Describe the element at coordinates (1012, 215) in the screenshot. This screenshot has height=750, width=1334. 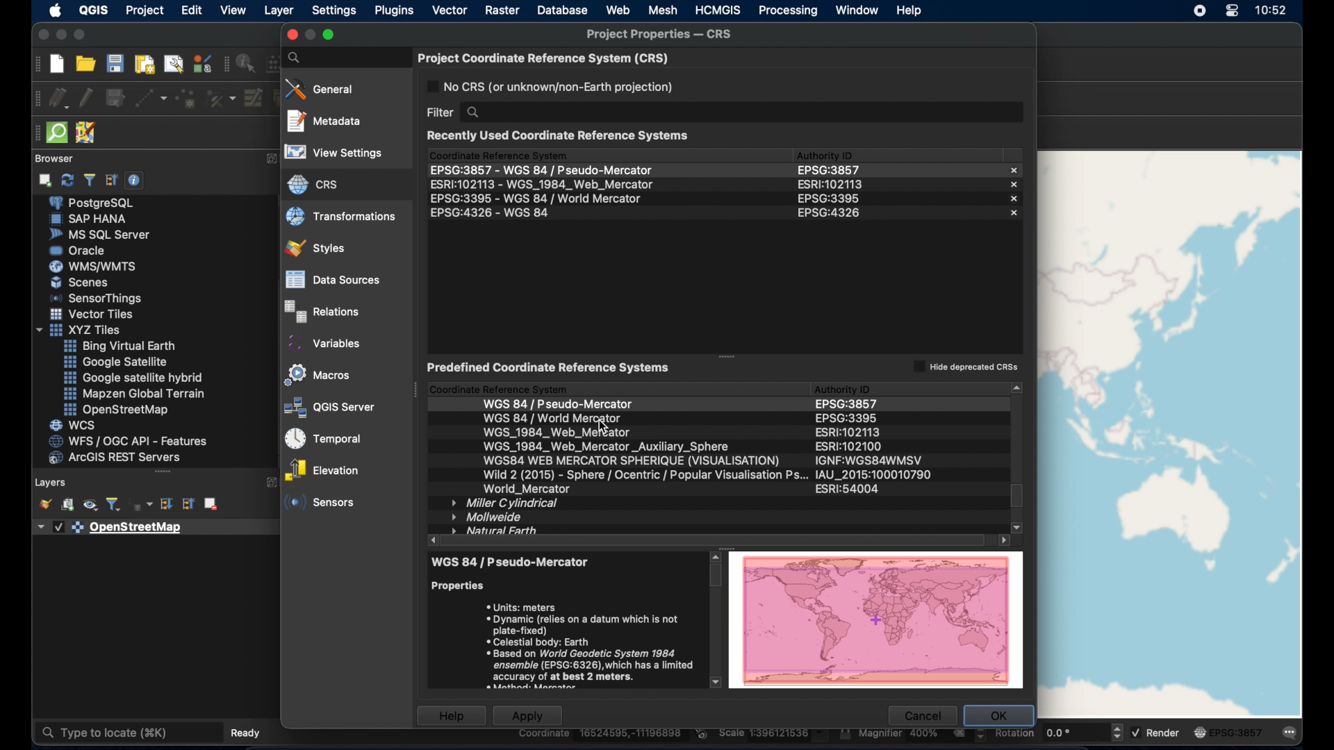
I see `close` at that location.